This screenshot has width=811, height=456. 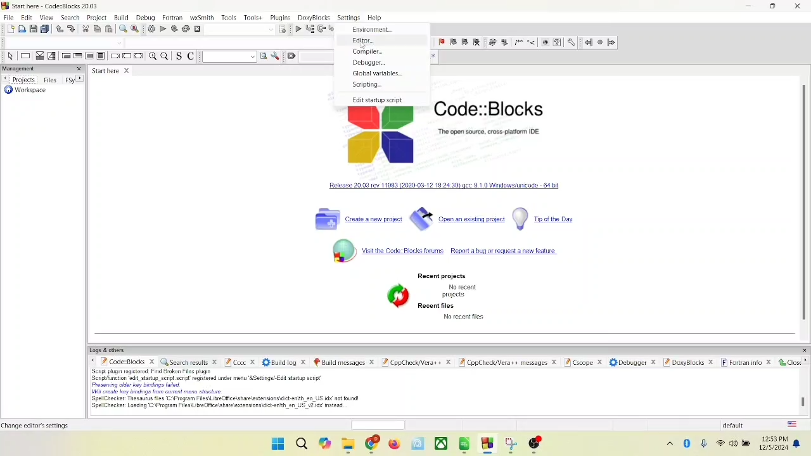 I want to click on settings, so click(x=350, y=18).